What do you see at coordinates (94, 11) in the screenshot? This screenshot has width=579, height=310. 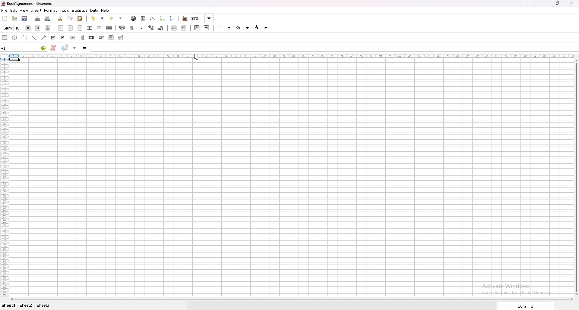 I see `data` at bounding box center [94, 11].